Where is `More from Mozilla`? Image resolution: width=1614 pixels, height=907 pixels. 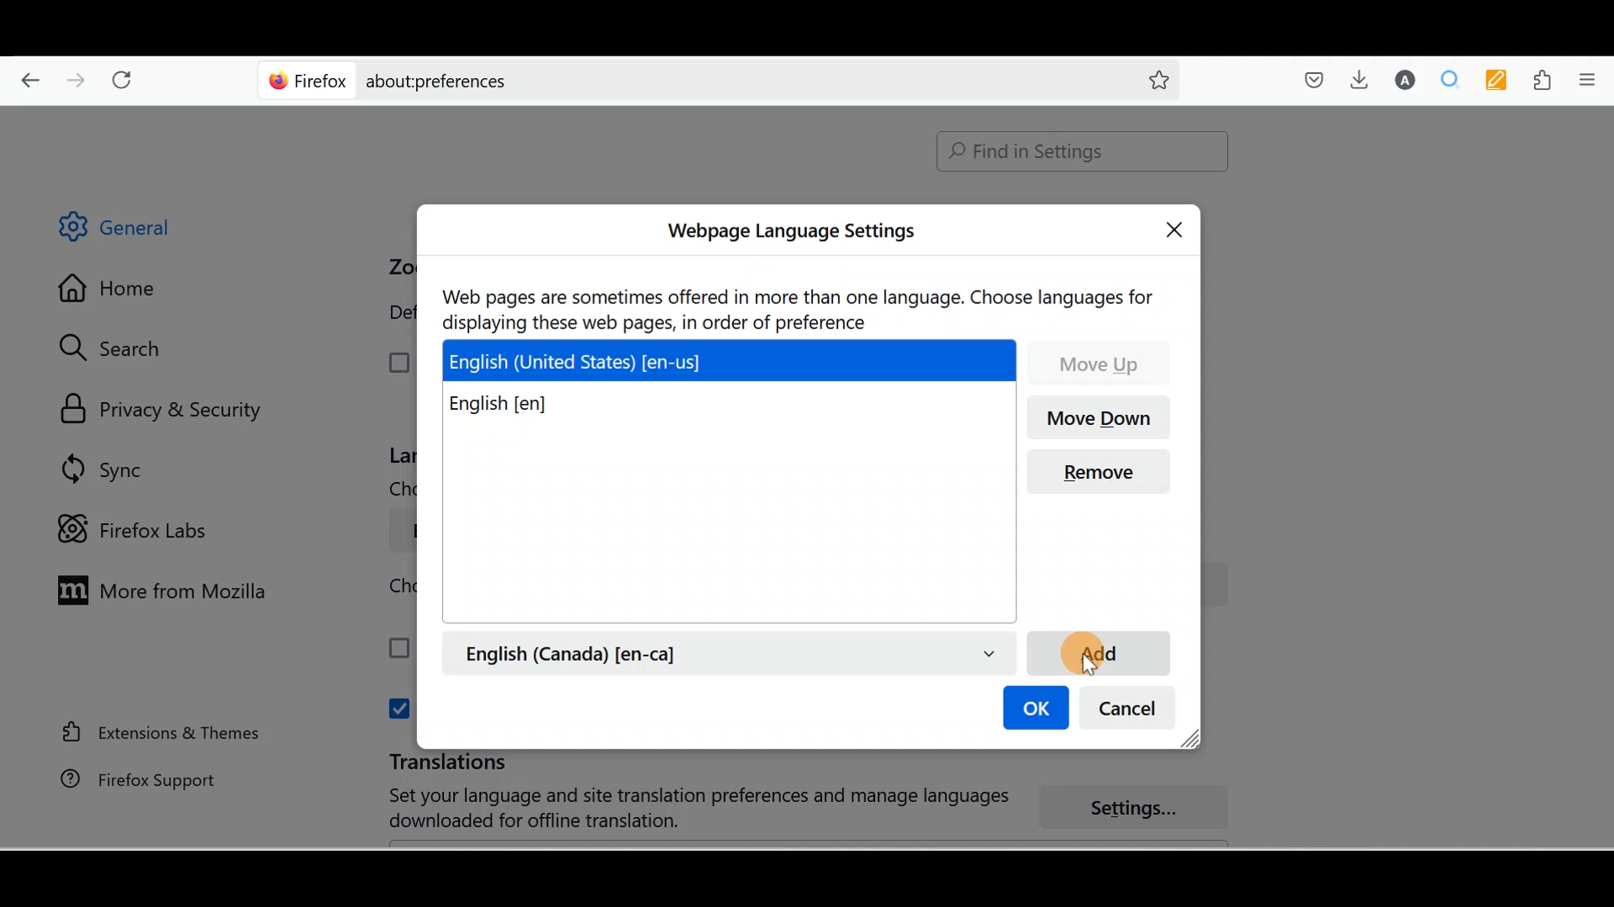
More from Mozilla is located at coordinates (157, 589).